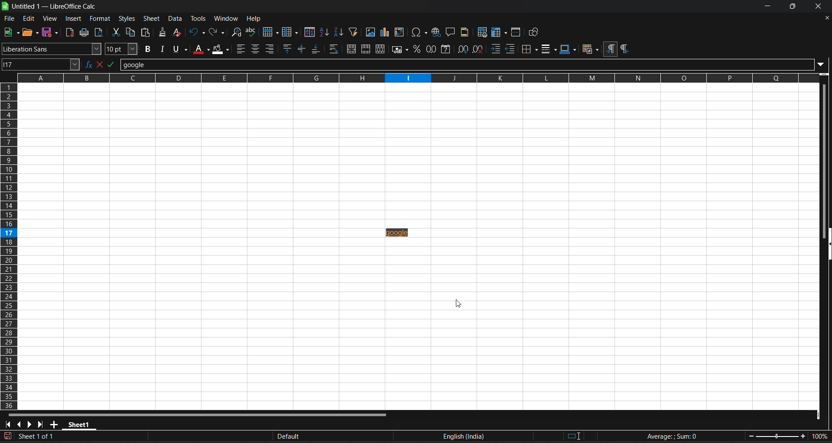 The width and height of the screenshot is (832, 443). What do you see at coordinates (768, 6) in the screenshot?
I see `minimize` at bounding box center [768, 6].